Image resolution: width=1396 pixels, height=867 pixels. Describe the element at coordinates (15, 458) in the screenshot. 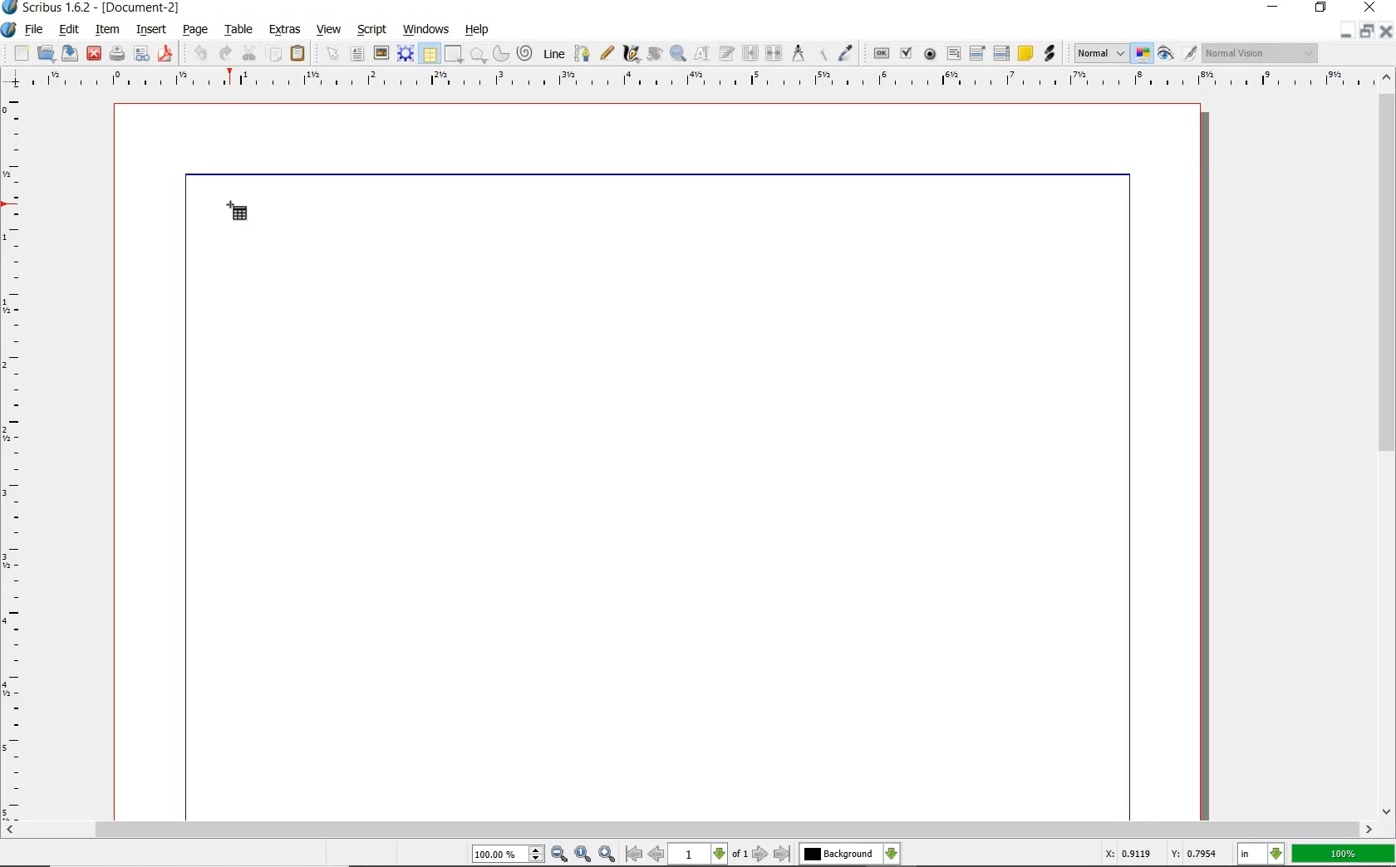

I see `ruler` at that location.